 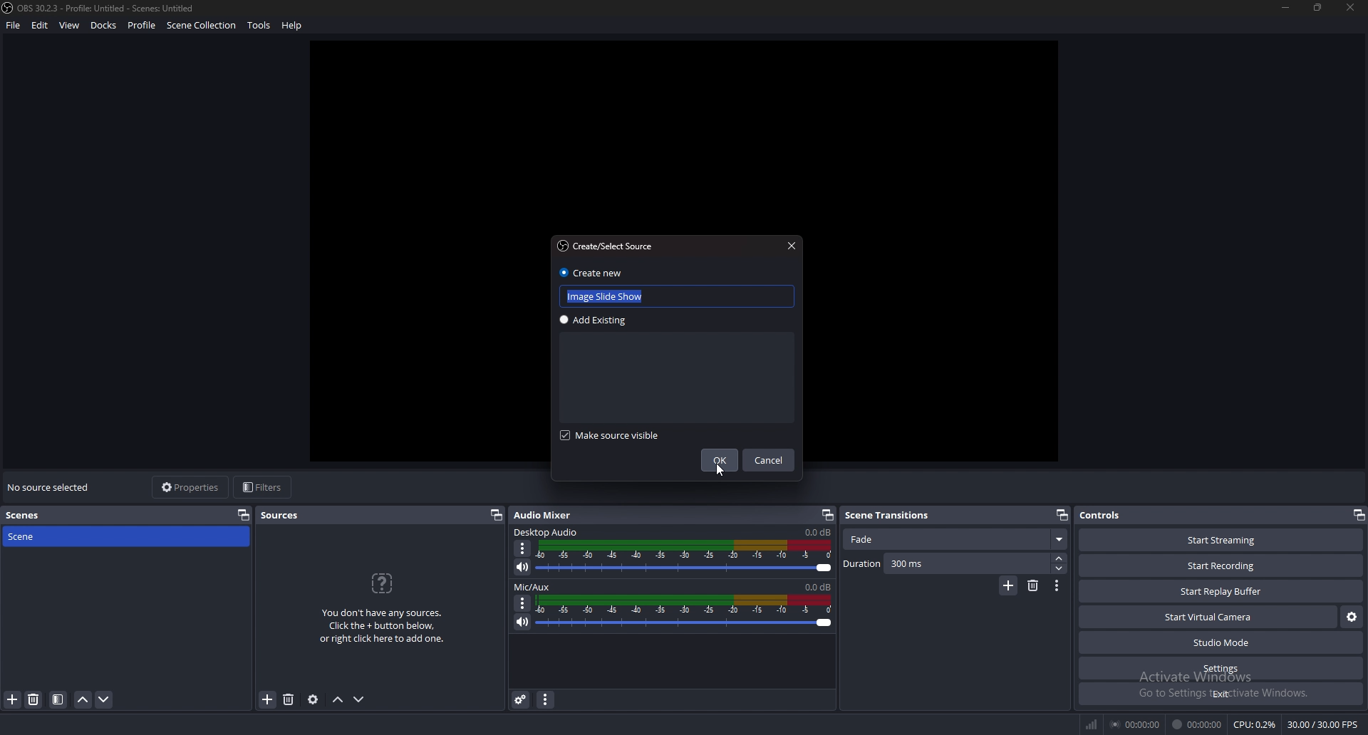 I want to click on filters, so click(x=263, y=487).